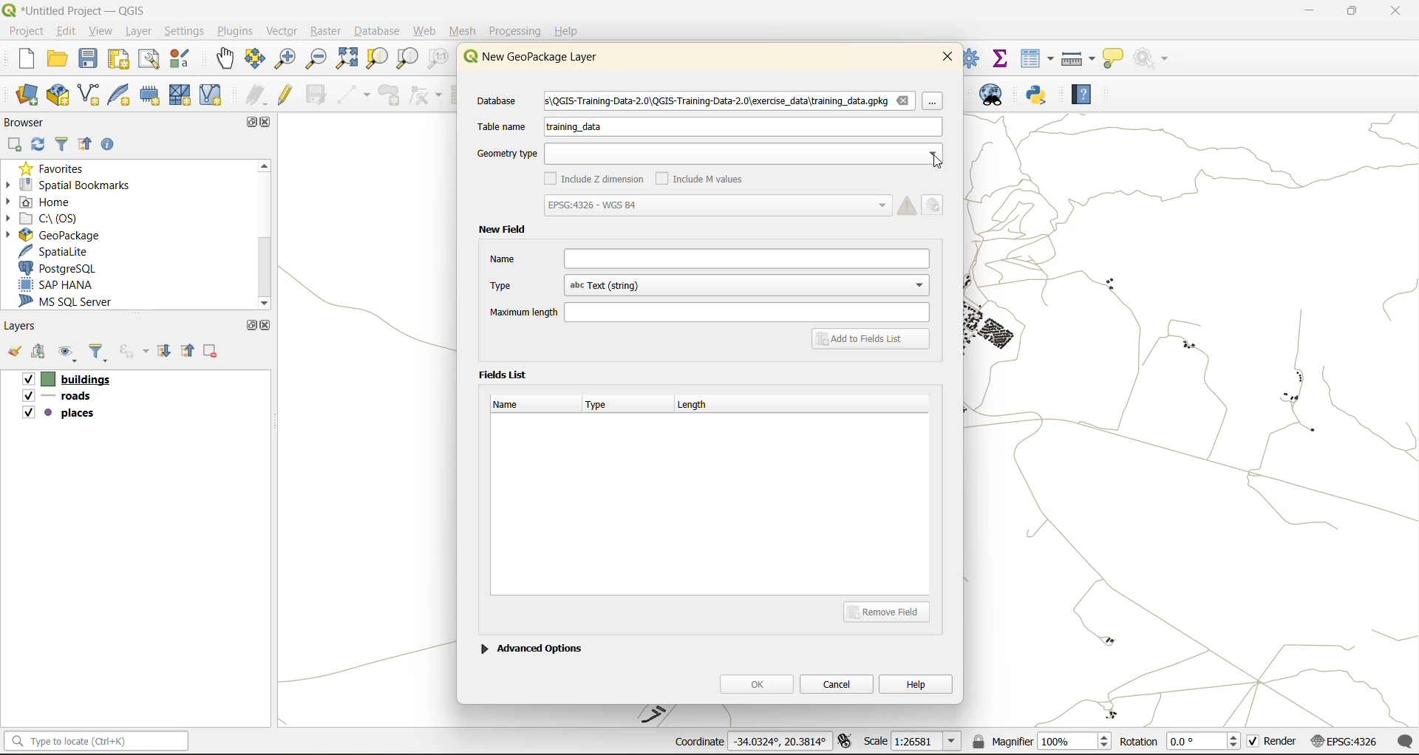 The height and width of the screenshot is (755, 1419). Describe the element at coordinates (596, 180) in the screenshot. I see `include z dimension` at that location.